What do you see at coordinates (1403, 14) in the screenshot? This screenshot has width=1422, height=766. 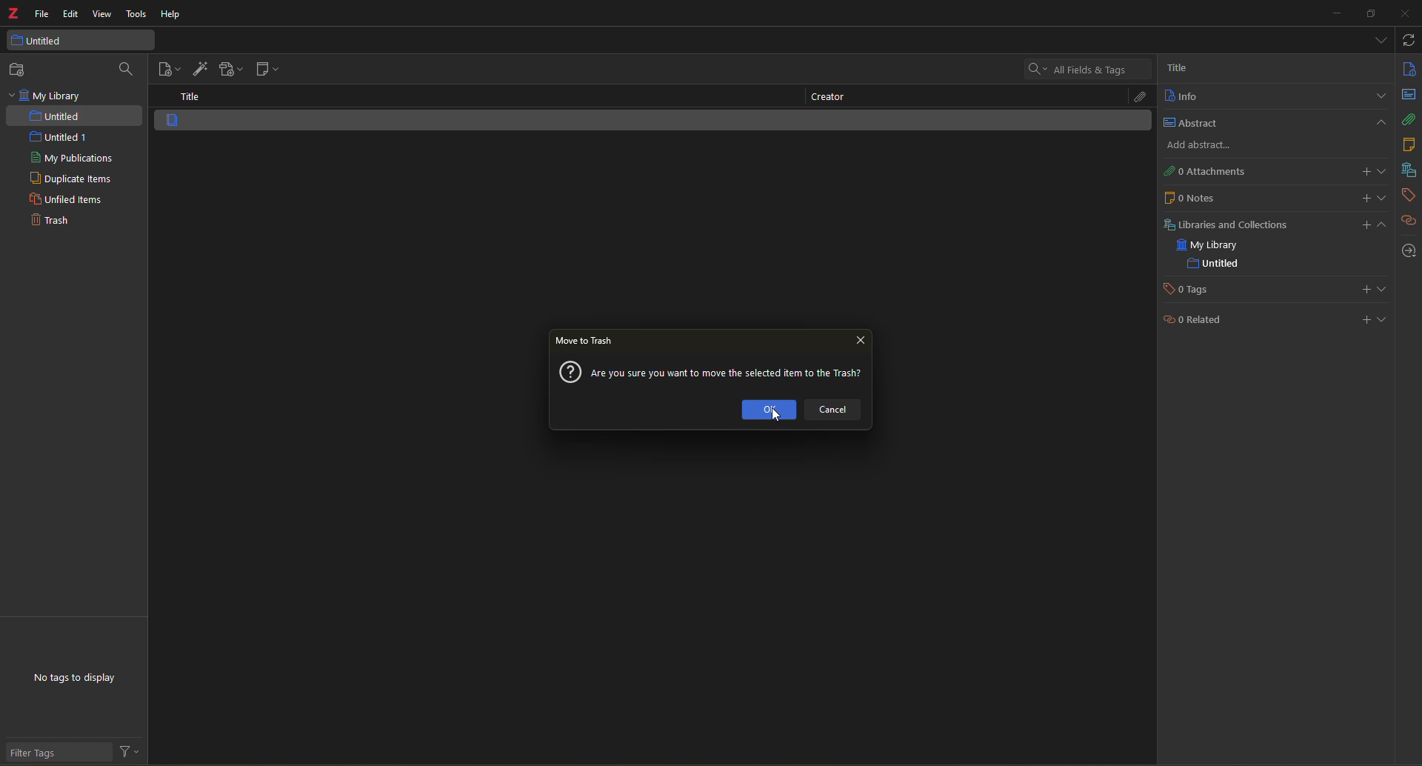 I see `close` at bounding box center [1403, 14].